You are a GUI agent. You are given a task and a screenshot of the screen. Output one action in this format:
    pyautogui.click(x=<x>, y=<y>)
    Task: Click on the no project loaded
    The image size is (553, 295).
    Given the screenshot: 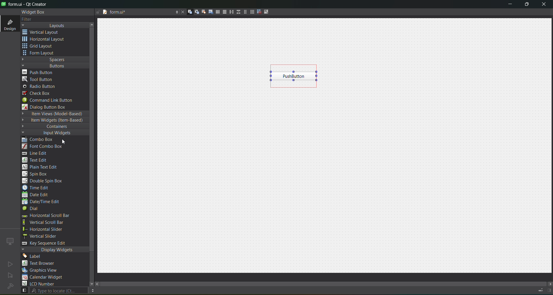 What is the action you would take?
    pyautogui.click(x=10, y=286)
    